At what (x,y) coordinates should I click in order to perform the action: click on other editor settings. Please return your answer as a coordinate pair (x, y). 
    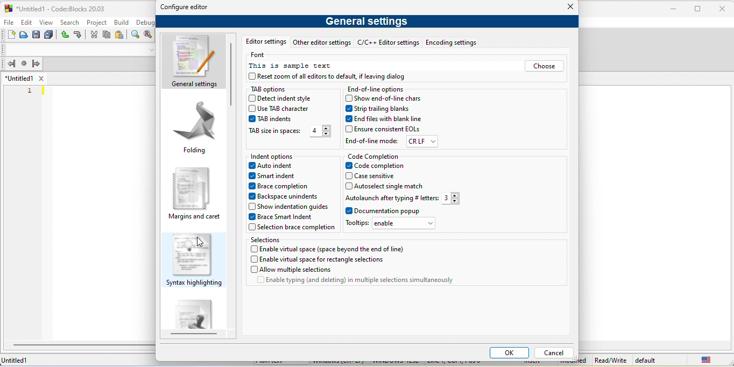
    Looking at the image, I should click on (321, 42).